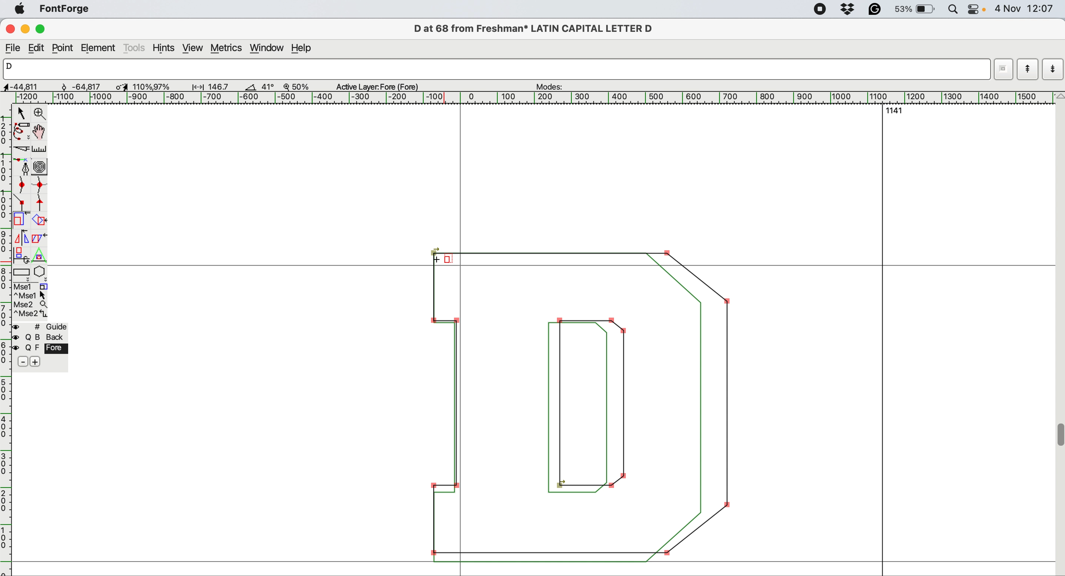  Describe the element at coordinates (975, 10) in the screenshot. I see `control center` at that location.